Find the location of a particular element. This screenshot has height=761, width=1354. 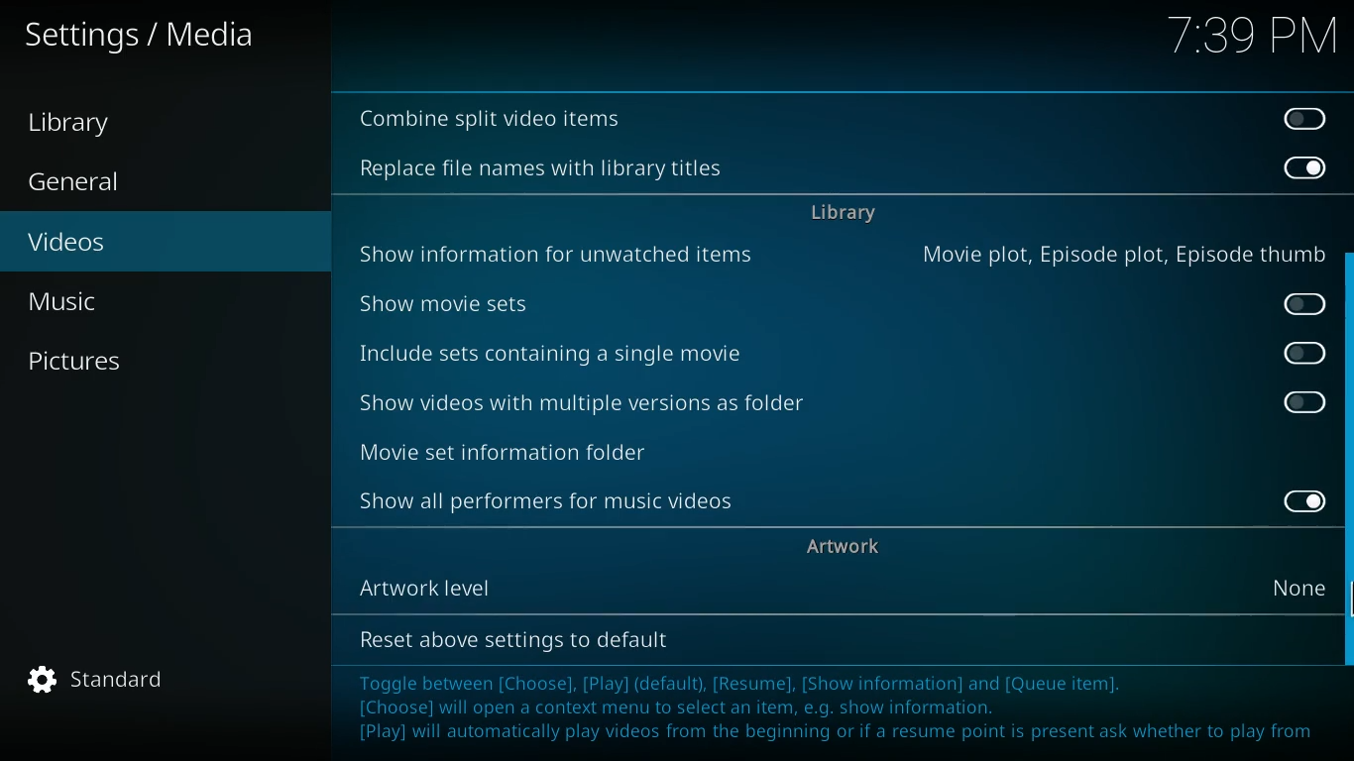

movie set information is located at coordinates (562, 449).